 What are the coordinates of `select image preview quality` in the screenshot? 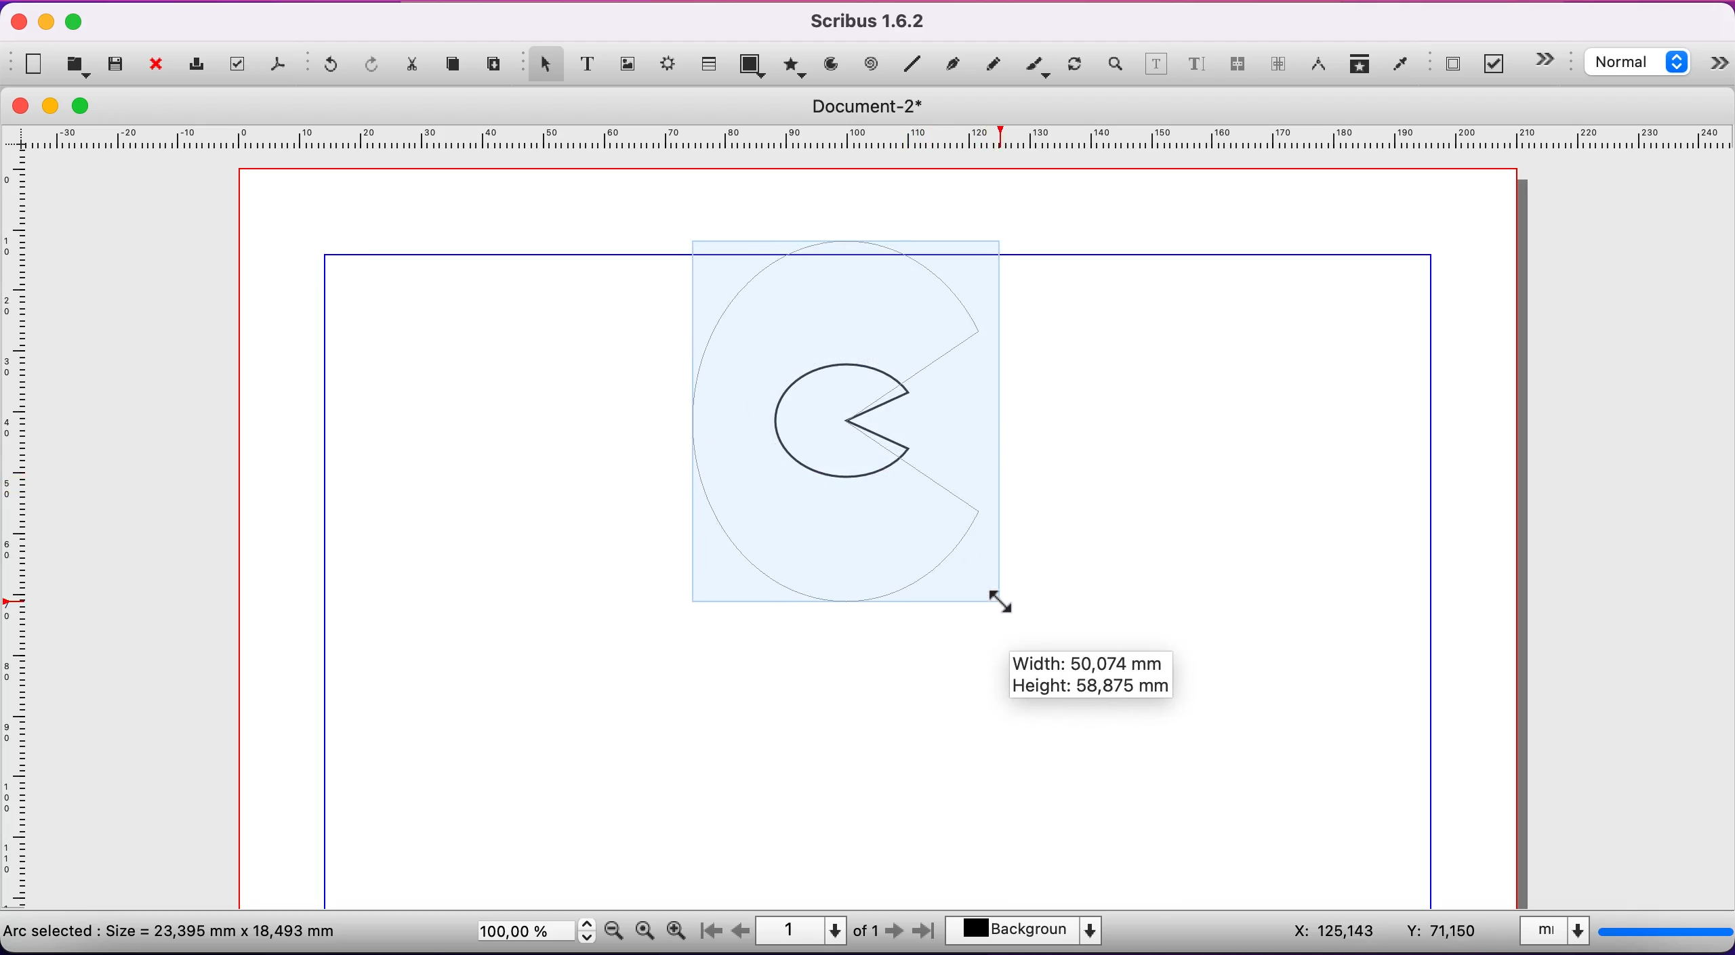 It's located at (1641, 64).